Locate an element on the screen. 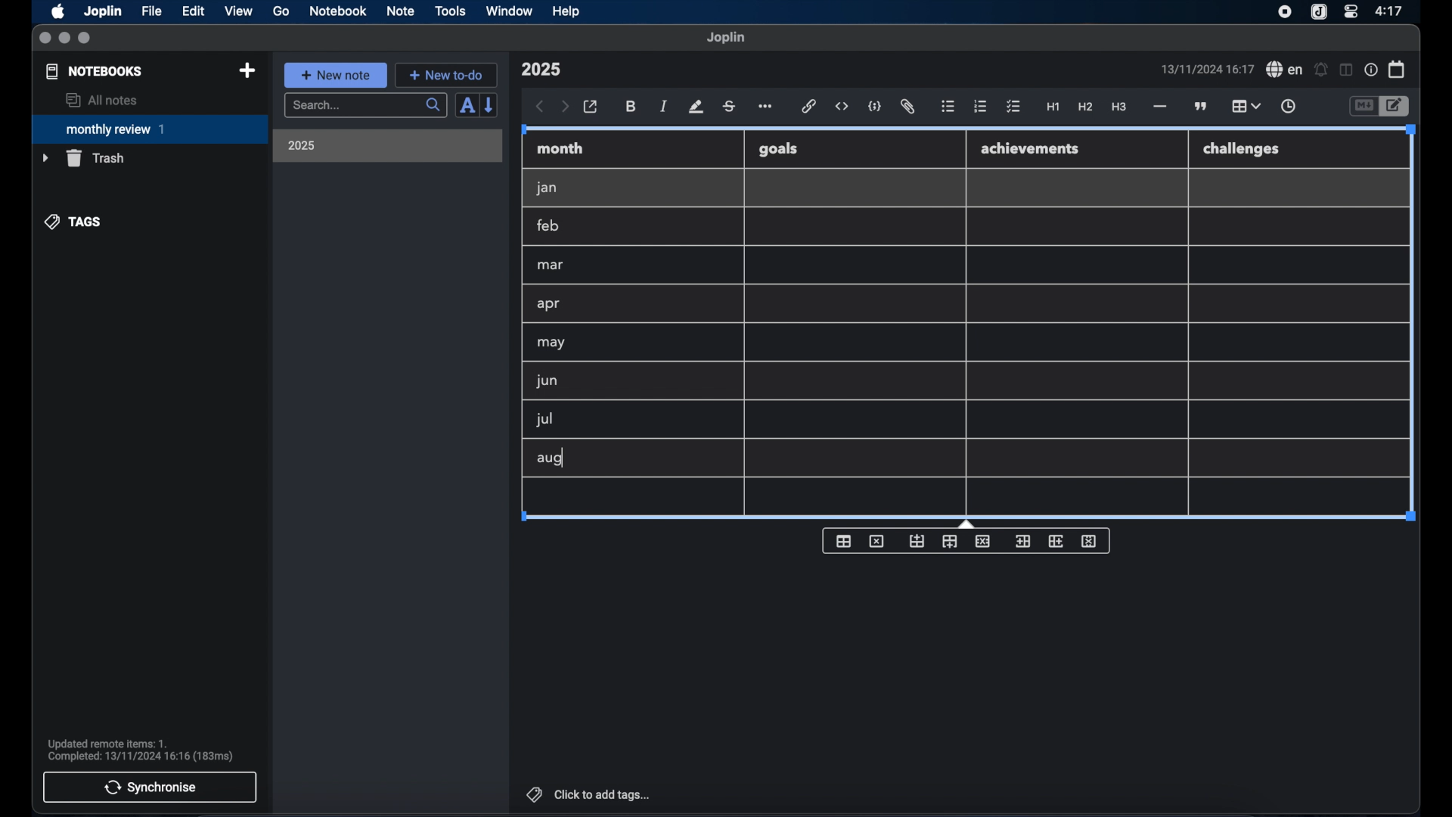 The height and width of the screenshot is (817, 1452). month is located at coordinates (560, 148).